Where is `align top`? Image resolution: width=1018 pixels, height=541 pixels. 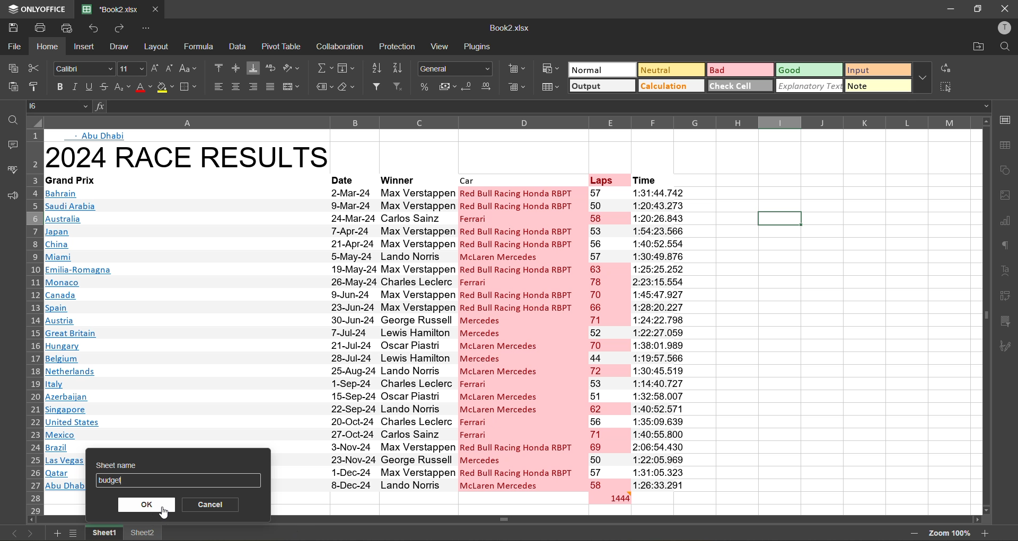 align top is located at coordinates (220, 69).